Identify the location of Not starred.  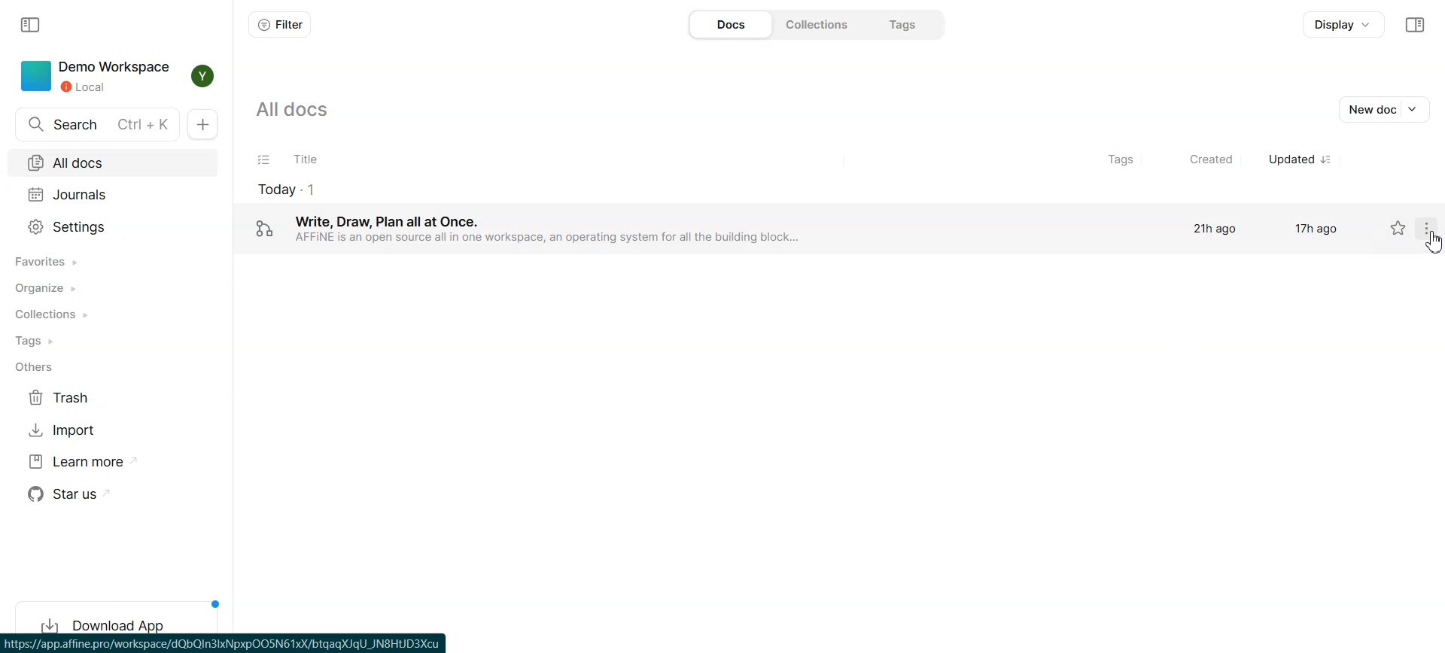
(1398, 228).